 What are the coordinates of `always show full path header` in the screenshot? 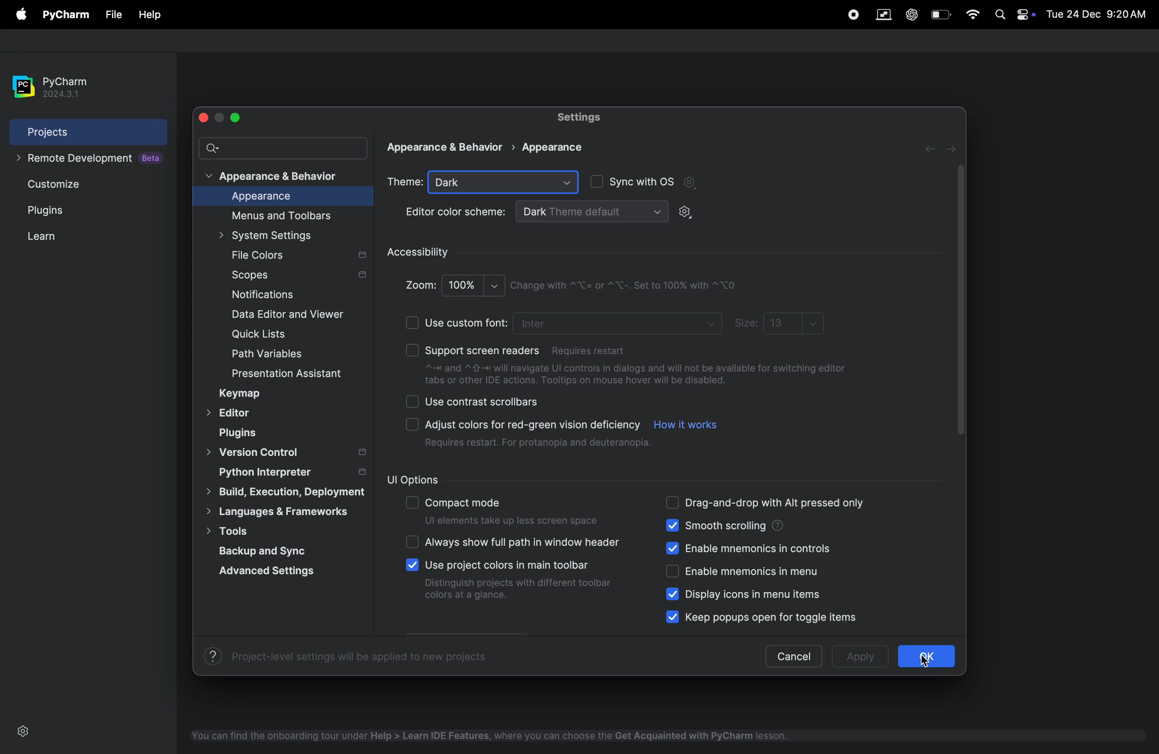 It's located at (524, 541).